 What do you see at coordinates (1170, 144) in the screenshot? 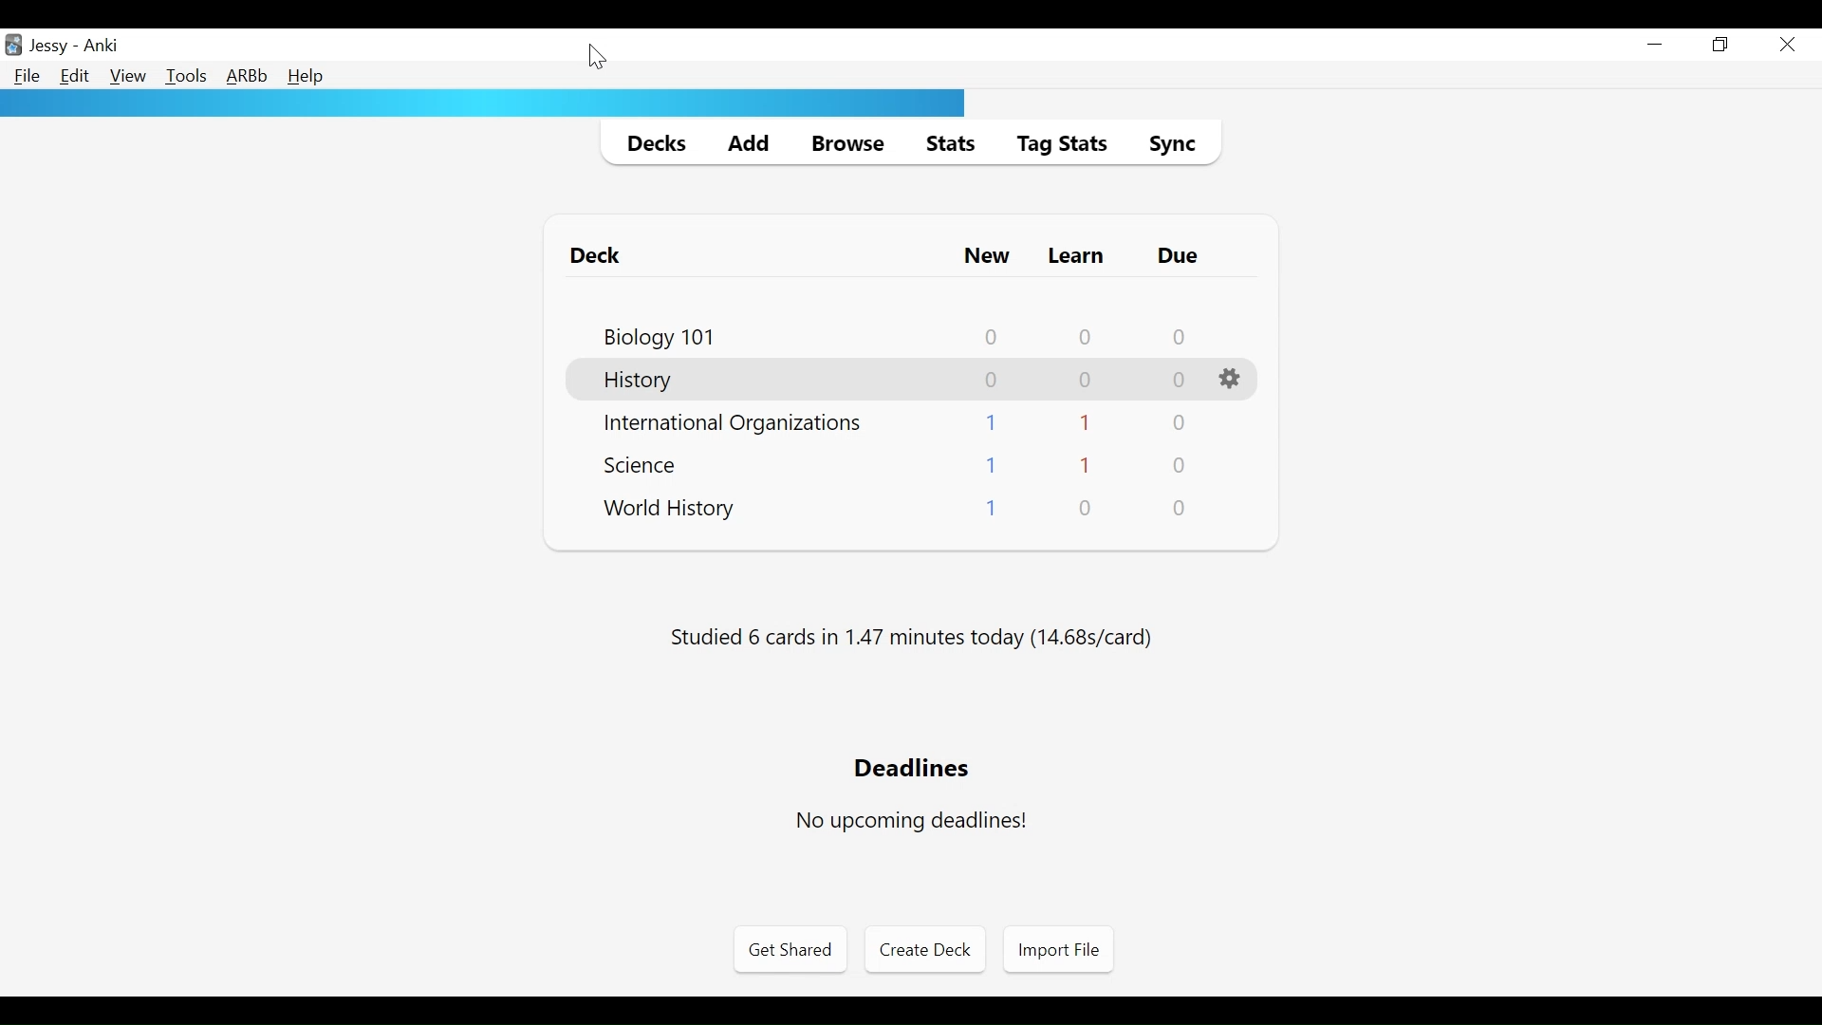
I see `Sync` at bounding box center [1170, 144].